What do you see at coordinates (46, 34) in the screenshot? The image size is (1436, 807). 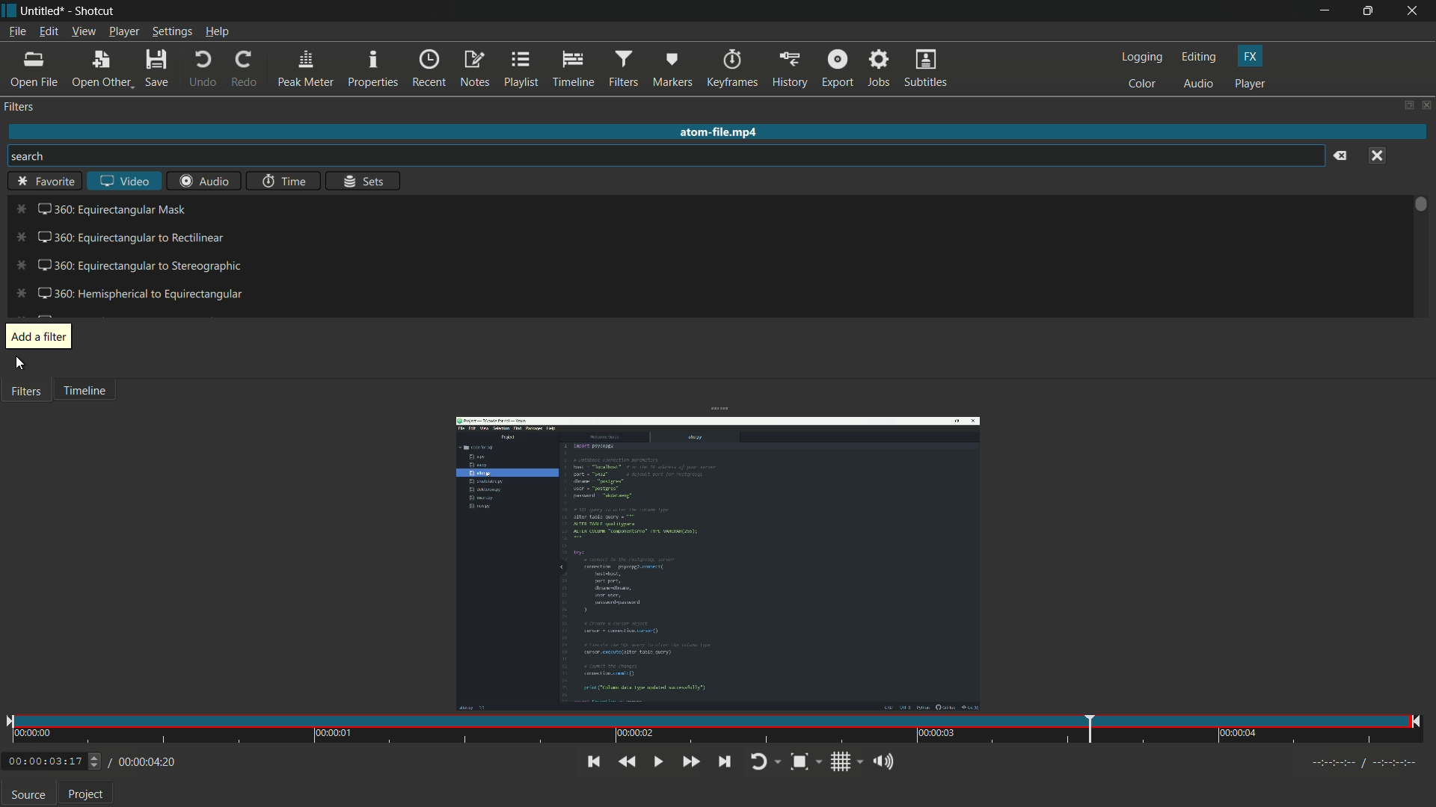 I see `edit menu` at bounding box center [46, 34].